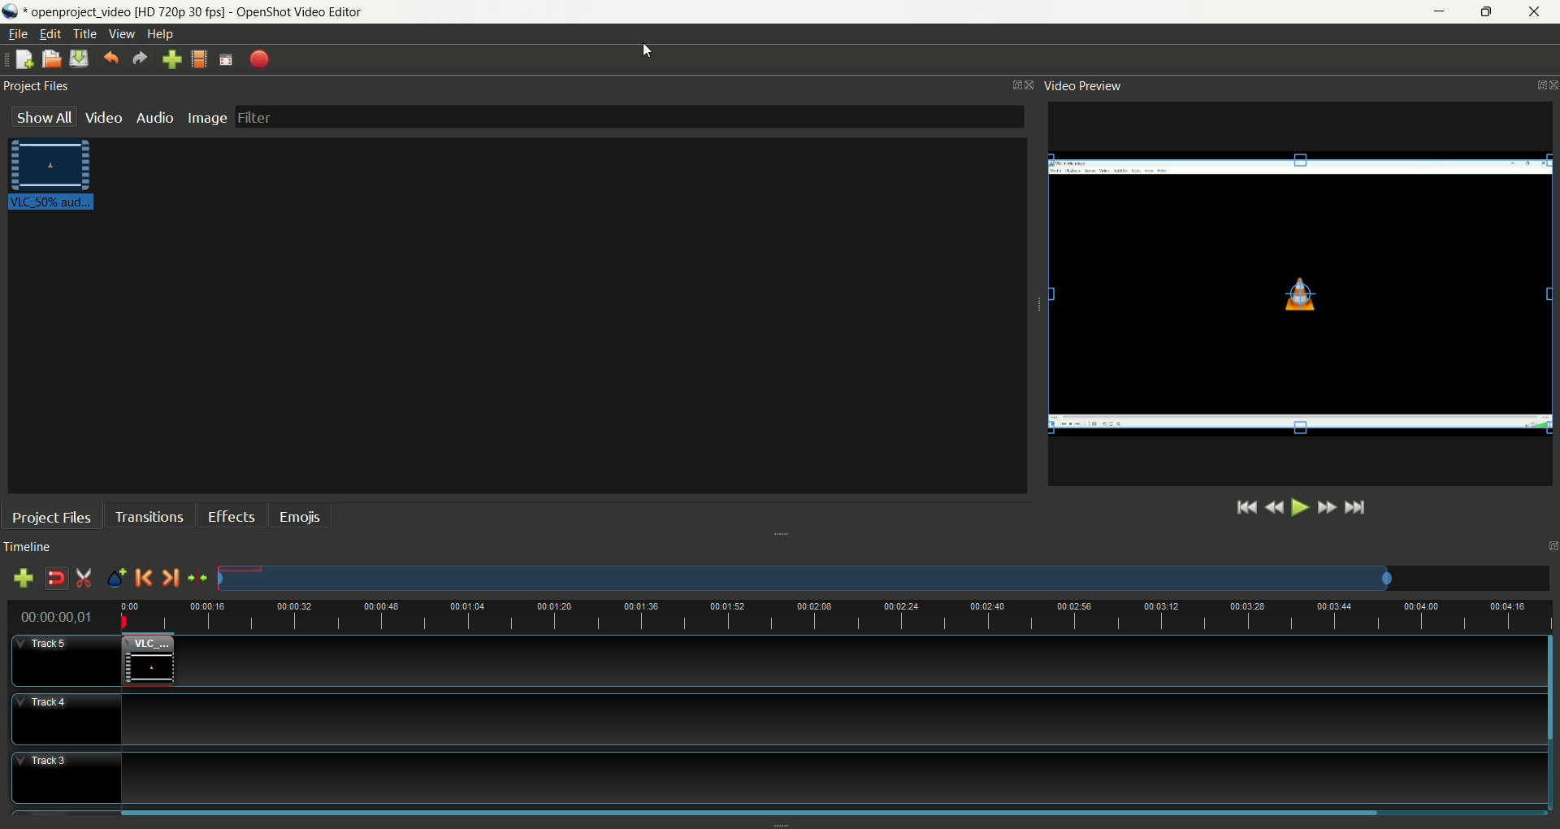  I want to click on help, so click(160, 34).